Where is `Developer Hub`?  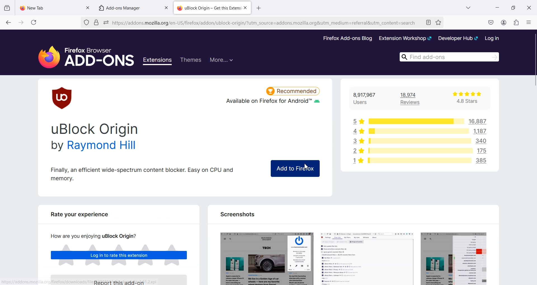
Developer Hub is located at coordinates (458, 38).